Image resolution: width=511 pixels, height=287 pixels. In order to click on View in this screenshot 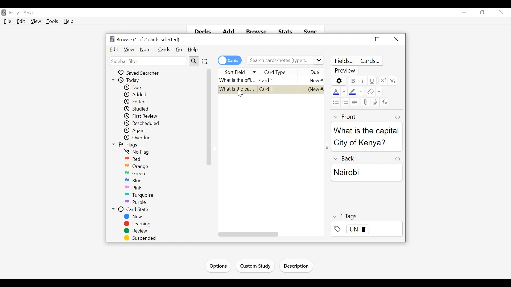, I will do `click(36, 22)`.